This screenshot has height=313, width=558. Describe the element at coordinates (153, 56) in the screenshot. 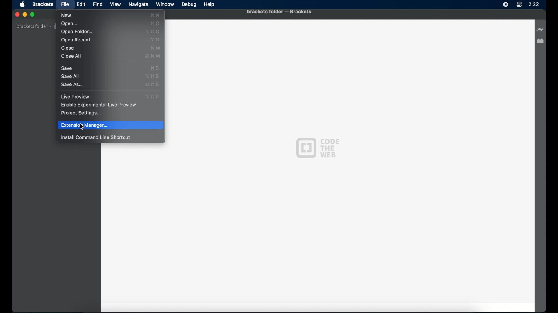

I see `close all shortcut` at that location.